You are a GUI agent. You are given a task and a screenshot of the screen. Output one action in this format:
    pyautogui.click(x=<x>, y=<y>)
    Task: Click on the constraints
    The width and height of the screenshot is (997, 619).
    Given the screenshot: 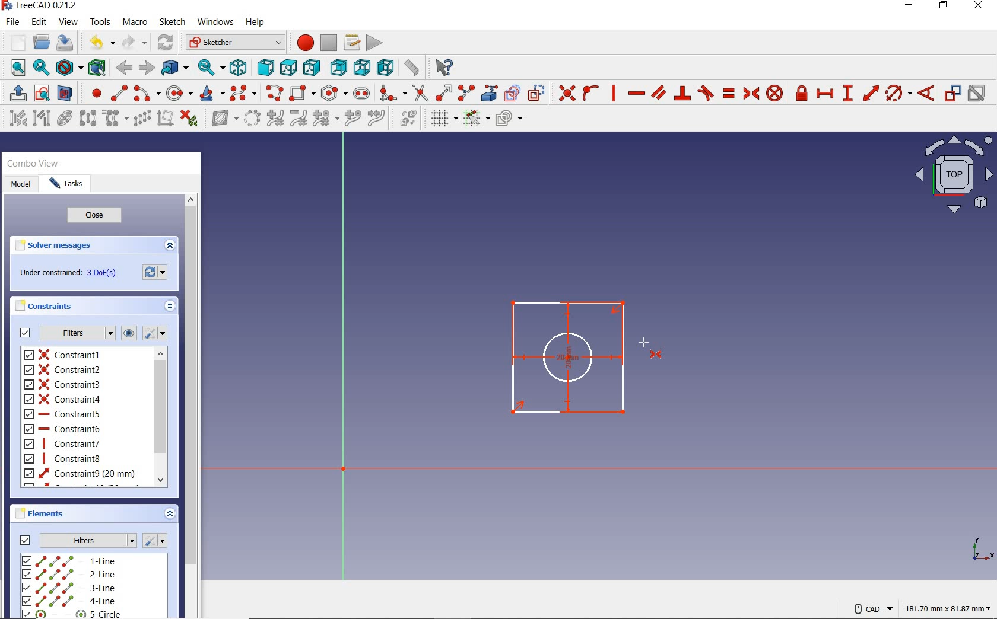 What is the action you would take?
    pyautogui.click(x=45, y=307)
    